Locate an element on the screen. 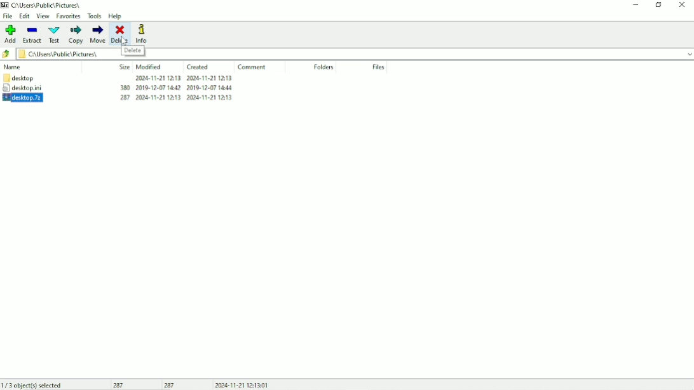 The height and width of the screenshot is (390, 694). 7 zip logo is located at coordinates (5, 6).